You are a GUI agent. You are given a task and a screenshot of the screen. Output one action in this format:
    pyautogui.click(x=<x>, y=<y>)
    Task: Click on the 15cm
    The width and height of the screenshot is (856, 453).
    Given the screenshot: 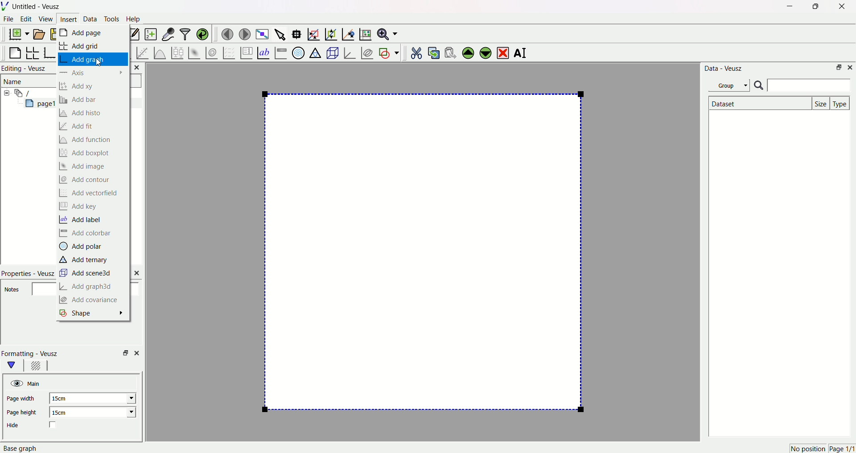 What is the action you would take?
    pyautogui.click(x=95, y=412)
    